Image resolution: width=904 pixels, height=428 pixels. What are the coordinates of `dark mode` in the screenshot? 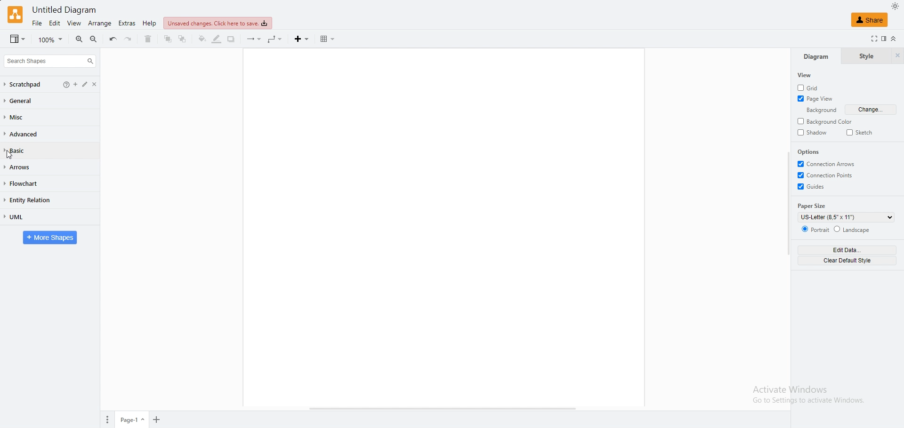 It's located at (895, 6).